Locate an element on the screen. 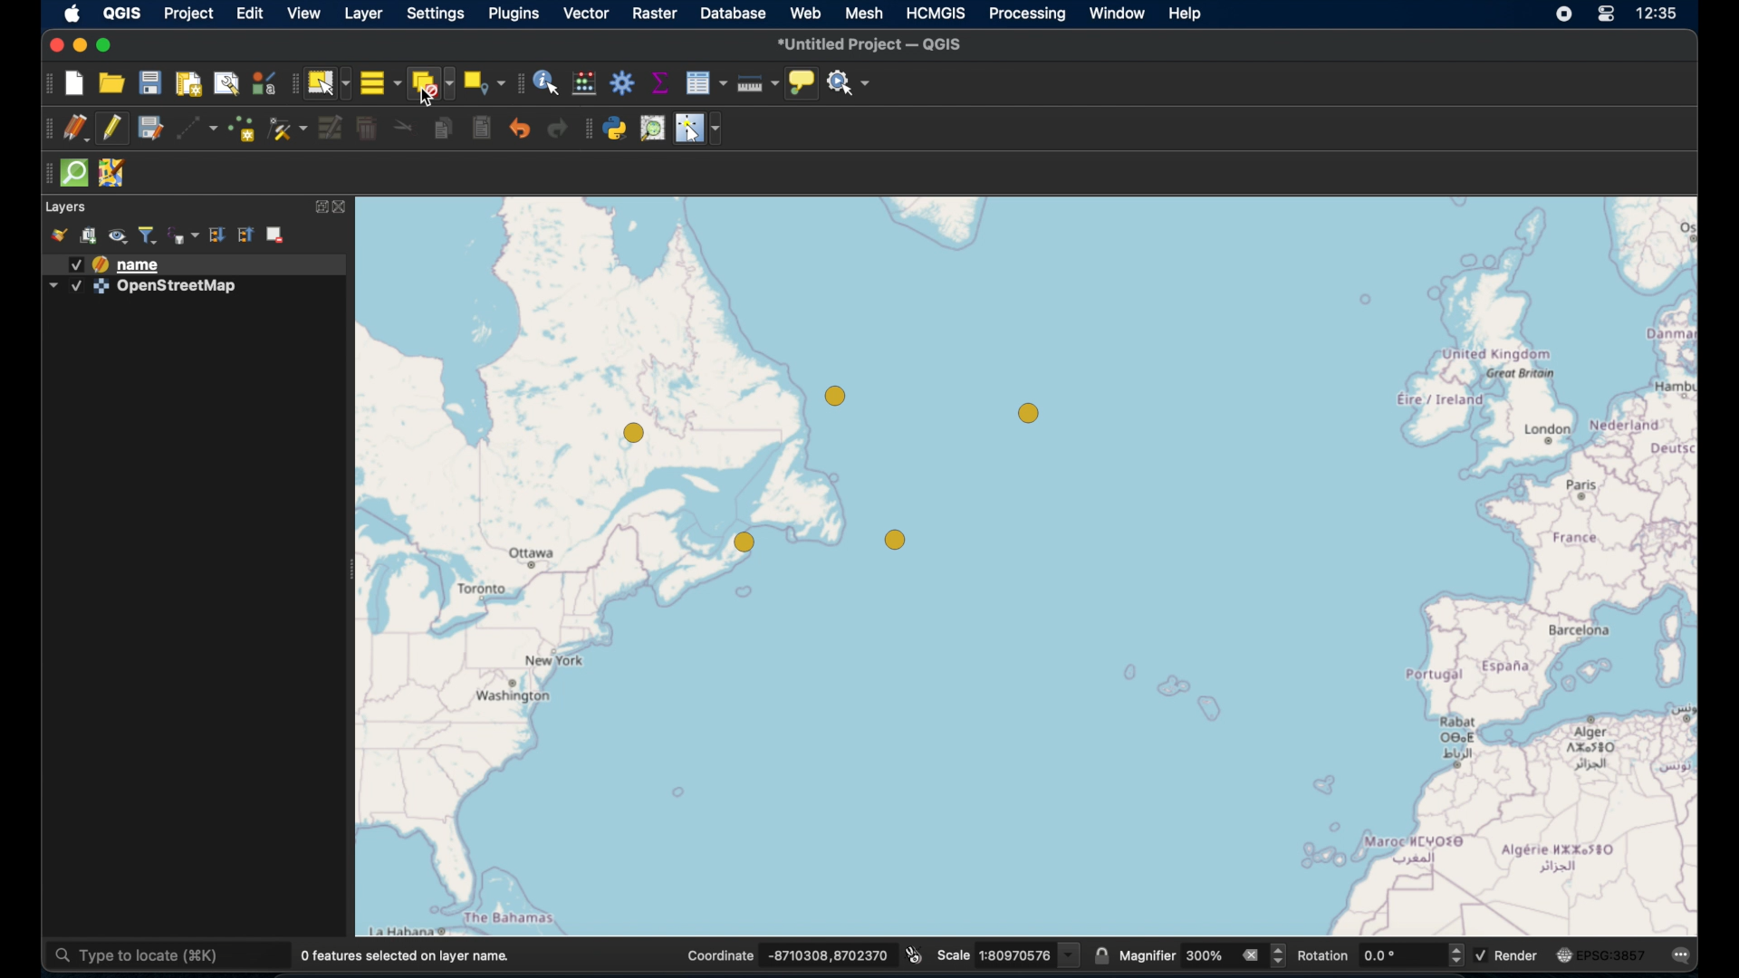 Image resolution: width=1739 pixels, height=978 pixels. python console is located at coordinates (616, 129).